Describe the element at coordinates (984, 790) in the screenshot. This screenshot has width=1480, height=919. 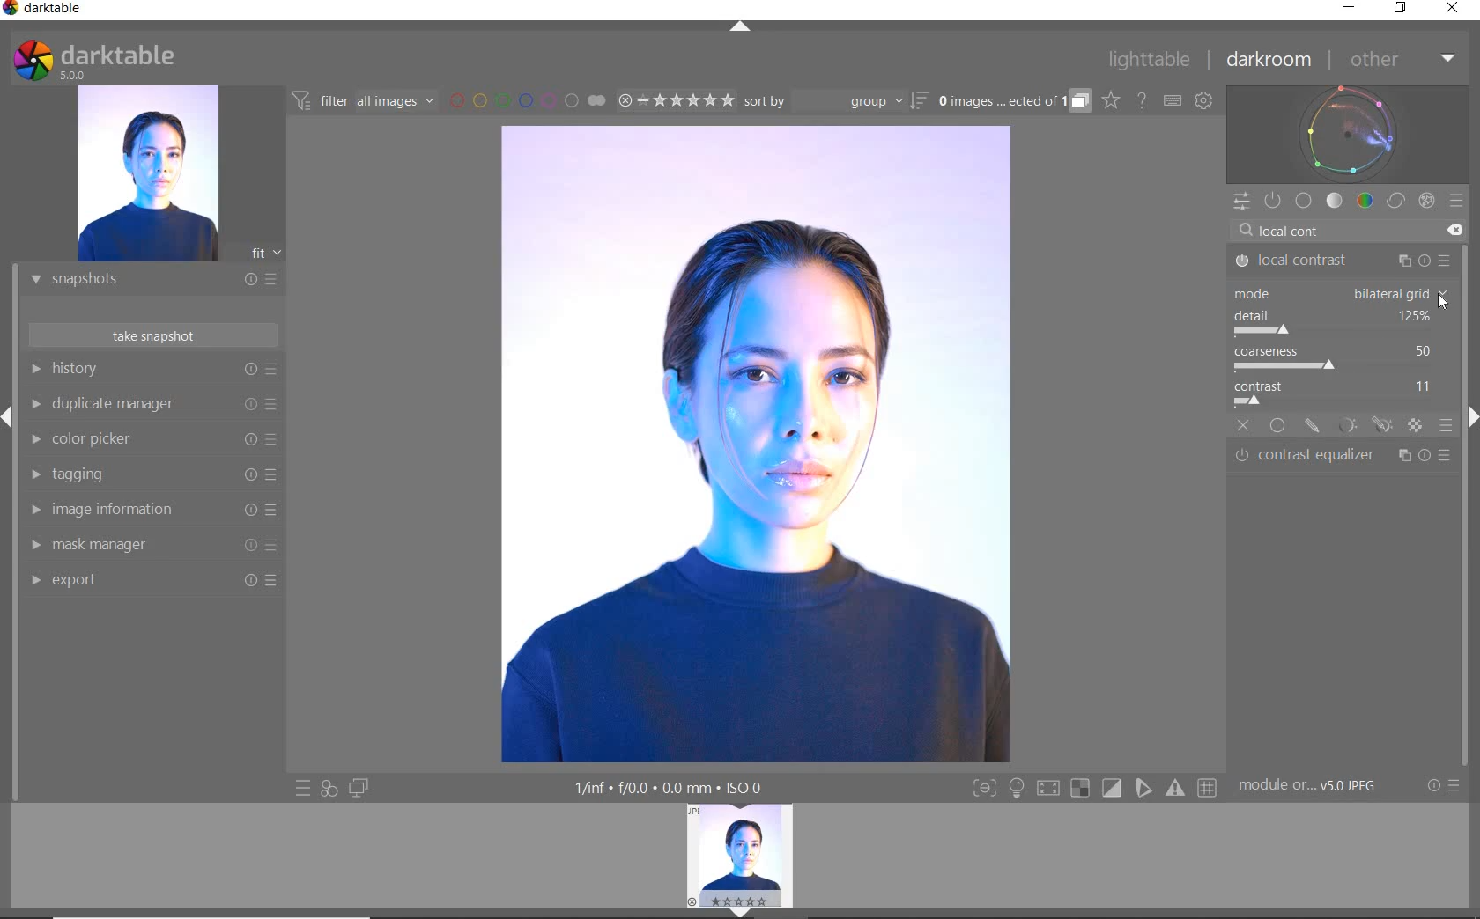
I see `Button` at that location.